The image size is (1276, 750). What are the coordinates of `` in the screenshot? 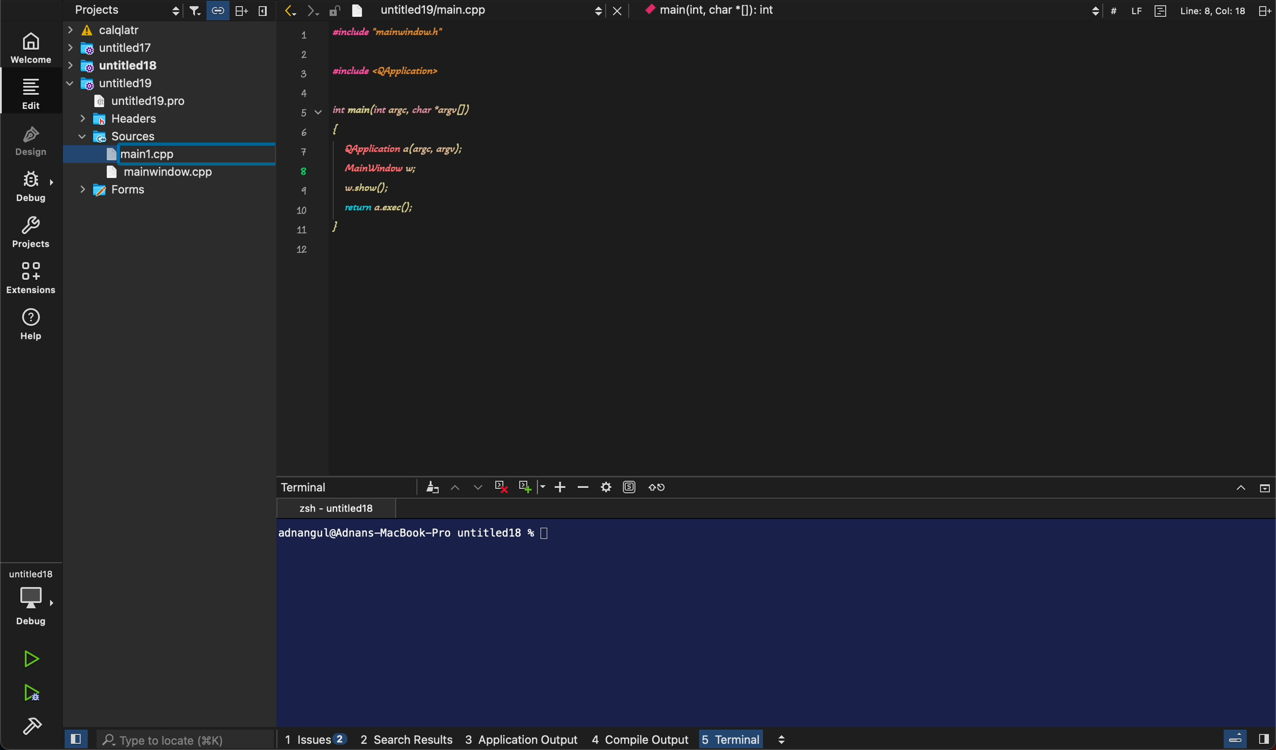 It's located at (774, 612).